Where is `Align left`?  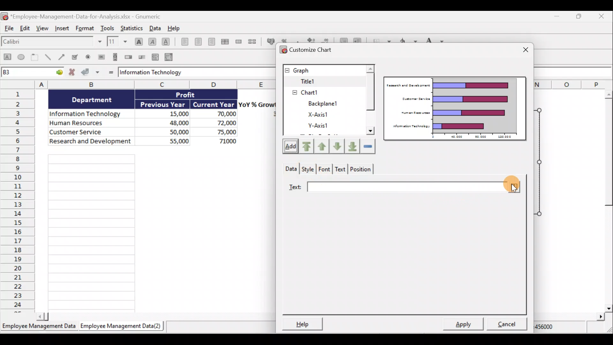 Align left is located at coordinates (183, 43).